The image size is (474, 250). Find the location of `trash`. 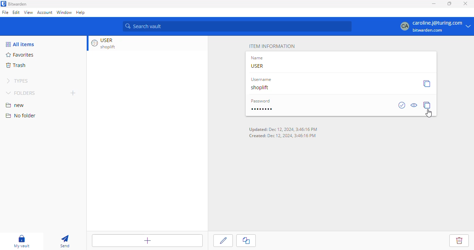

trash is located at coordinates (16, 65).